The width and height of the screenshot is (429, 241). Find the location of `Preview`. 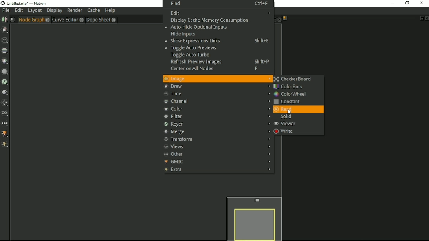

Preview is located at coordinates (253, 217).